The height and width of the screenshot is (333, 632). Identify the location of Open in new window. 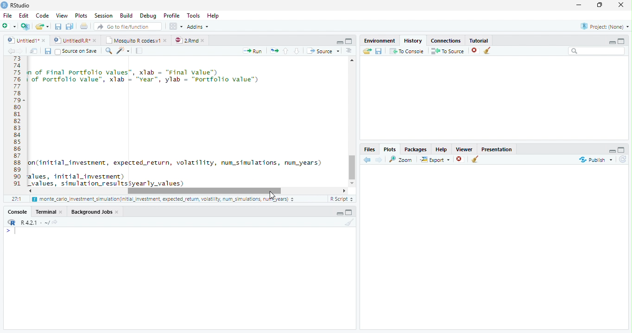
(34, 51).